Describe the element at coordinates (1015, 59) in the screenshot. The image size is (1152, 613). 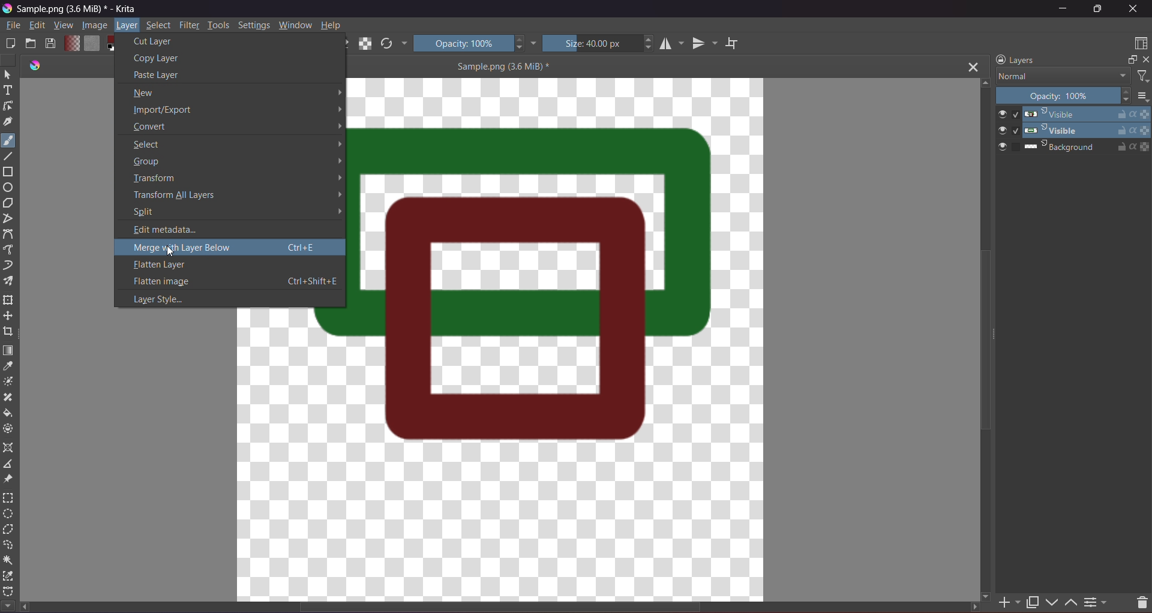
I see `Layers` at that location.